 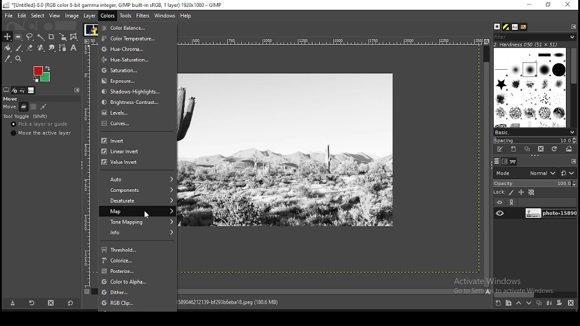 I want to click on filter brushes, so click(x=535, y=37).